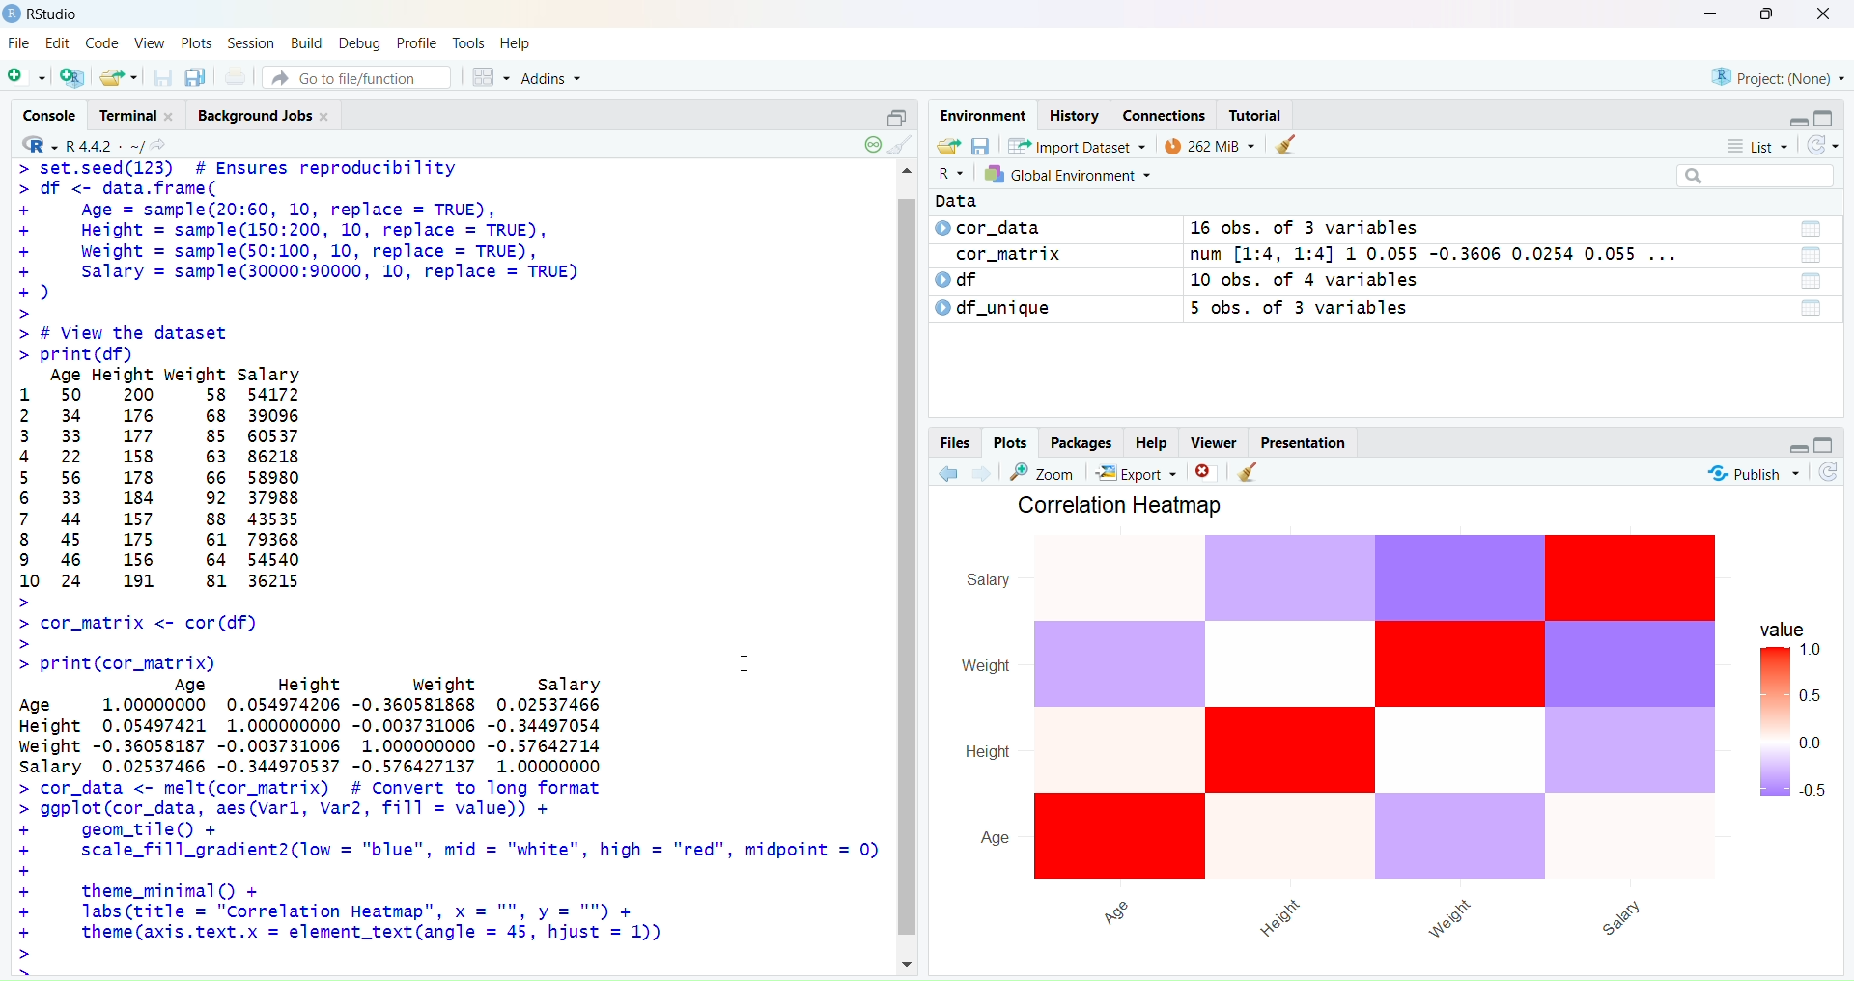  I want to click on Values bar, so click(1773, 723).